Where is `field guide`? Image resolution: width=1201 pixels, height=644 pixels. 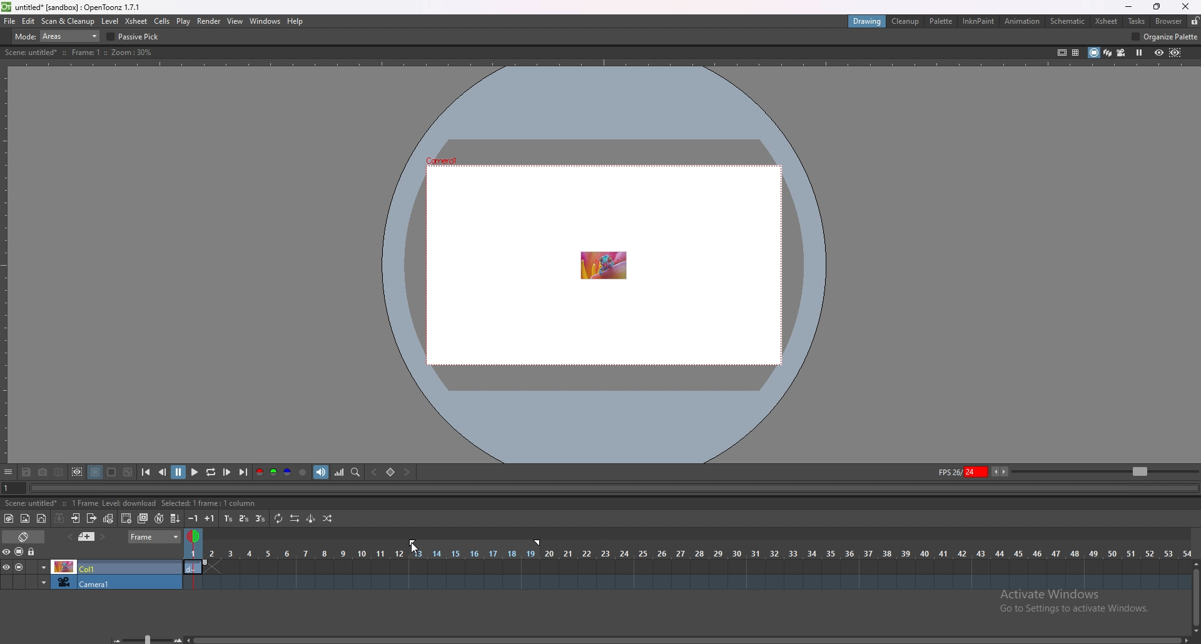
field guide is located at coordinates (1076, 53).